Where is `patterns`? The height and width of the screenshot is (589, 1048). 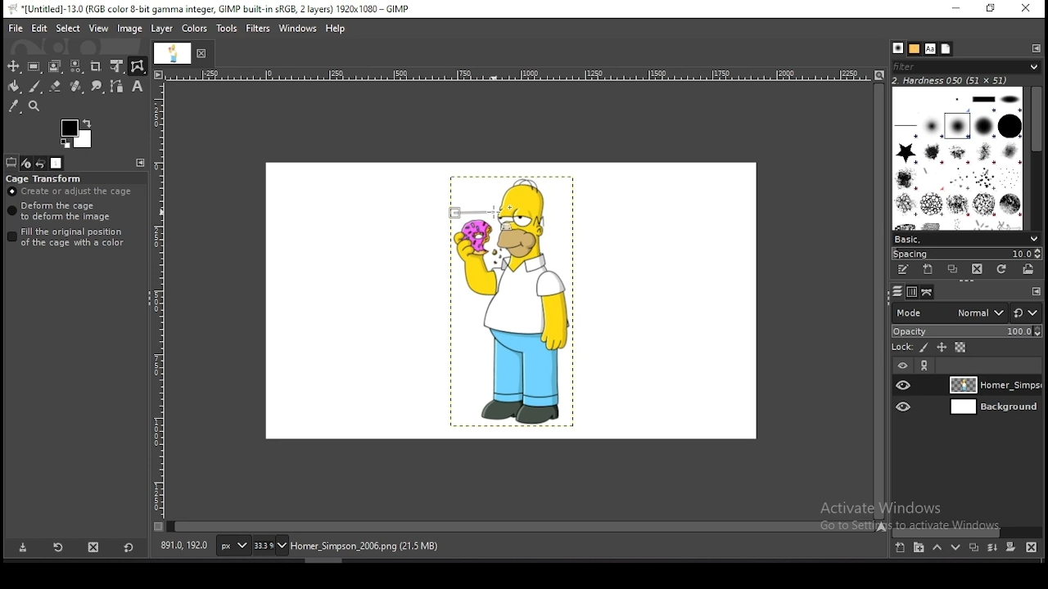 patterns is located at coordinates (914, 49).